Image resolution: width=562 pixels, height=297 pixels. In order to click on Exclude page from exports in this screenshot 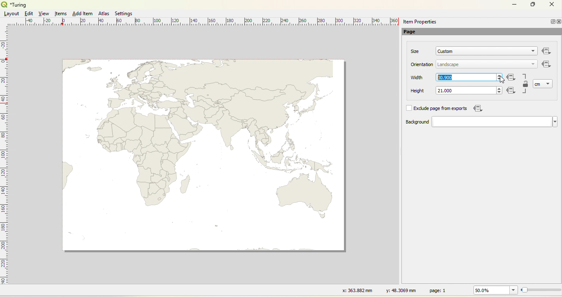, I will do `click(442, 109)`.